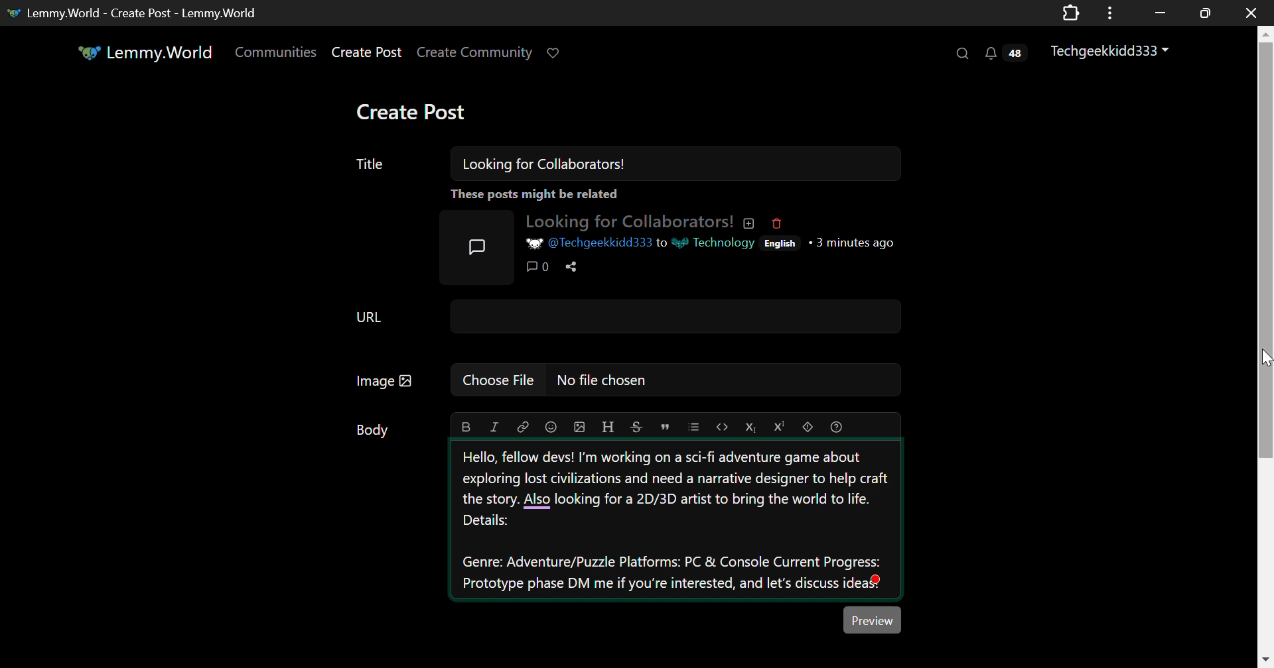  What do you see at coordinates (776, 223) in the screenshot?
I see `Deleted` at bounding box center [776, 223].